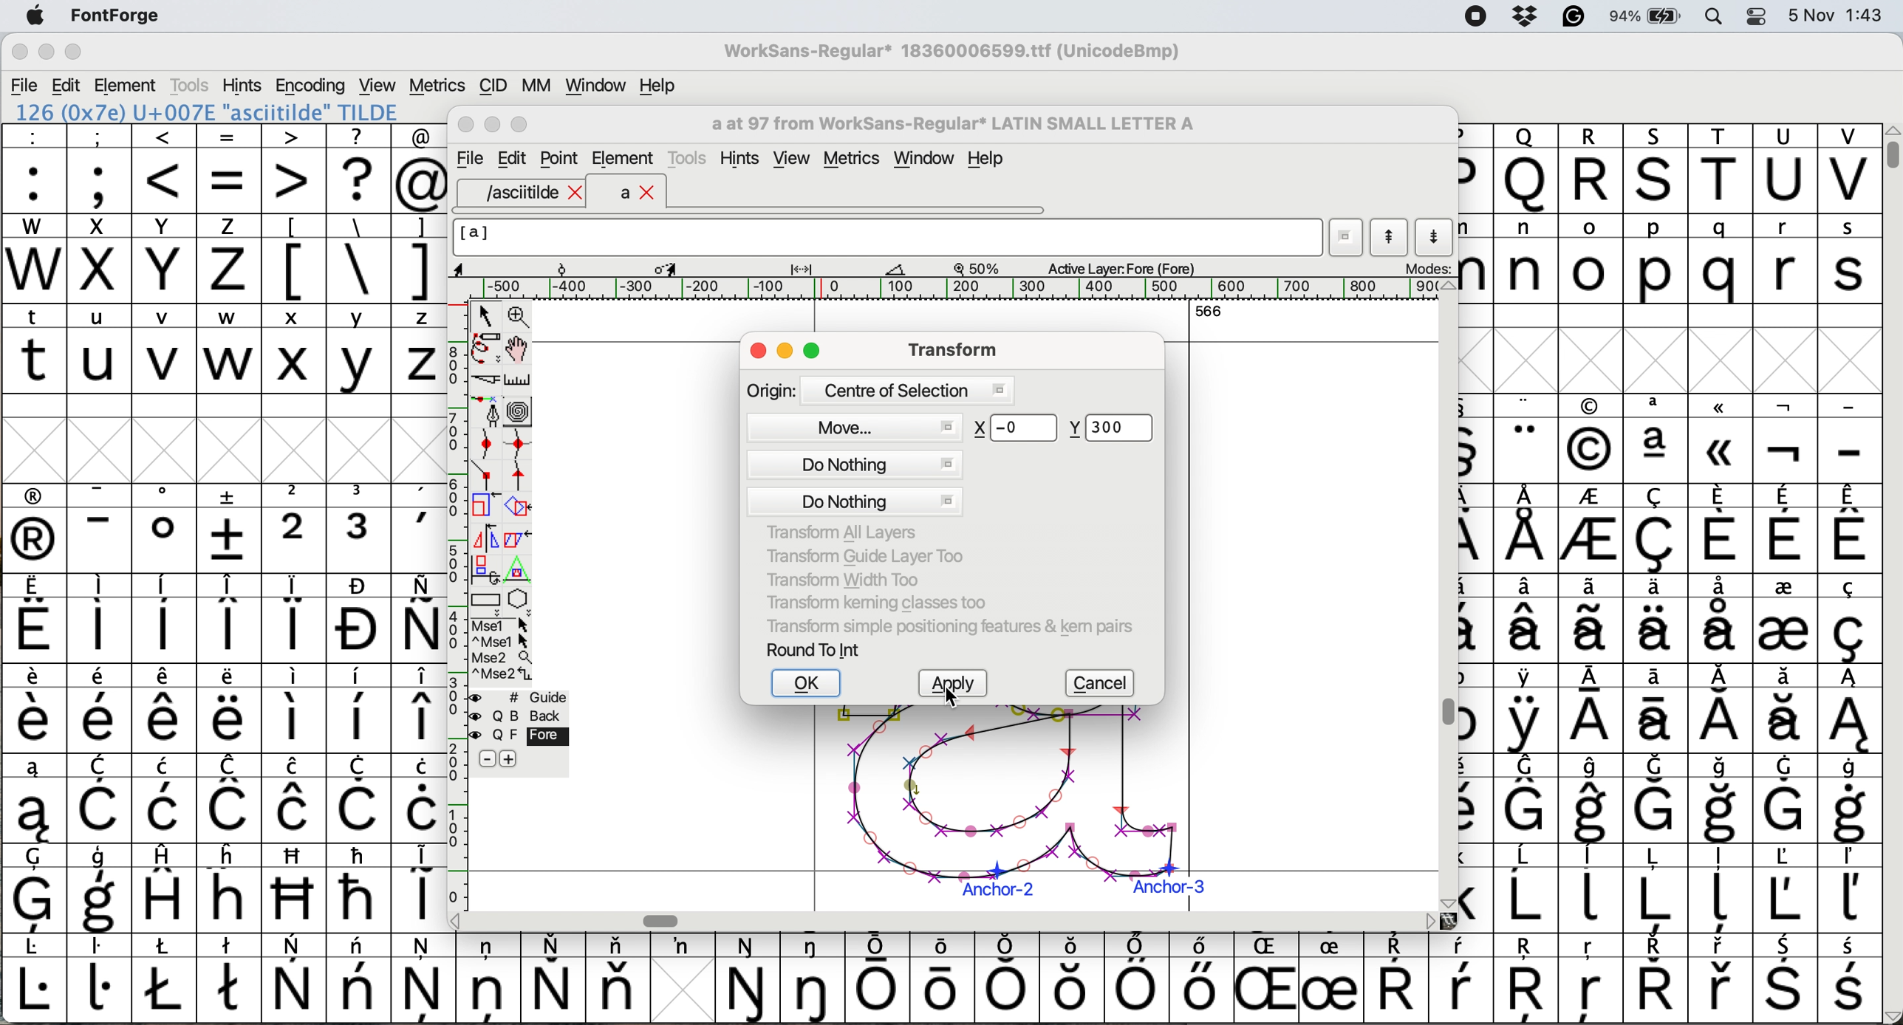  Describe the element at coordinates (1474, 18) in the screenshot. I see `screen recorder` at that location.